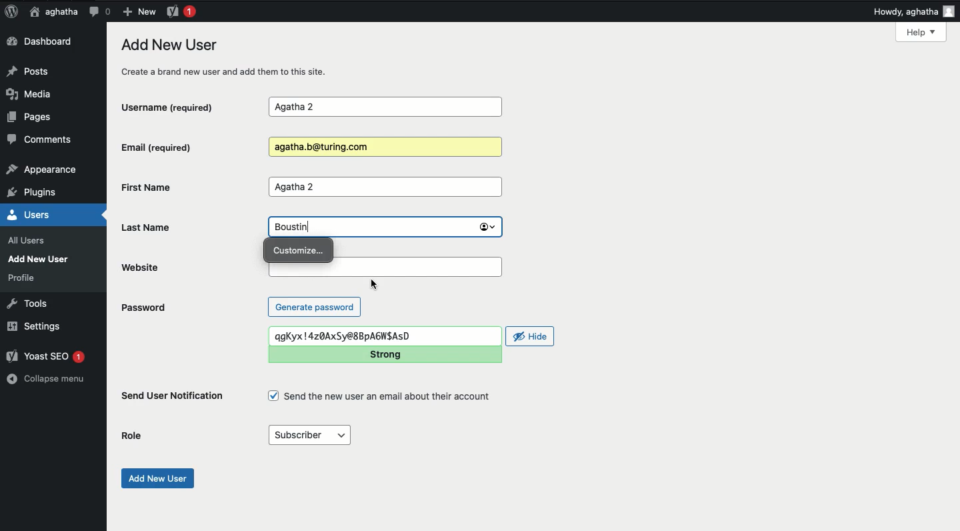 This screenshot has width=960, height=531. I want to click on Add new user, so click(156, 478).